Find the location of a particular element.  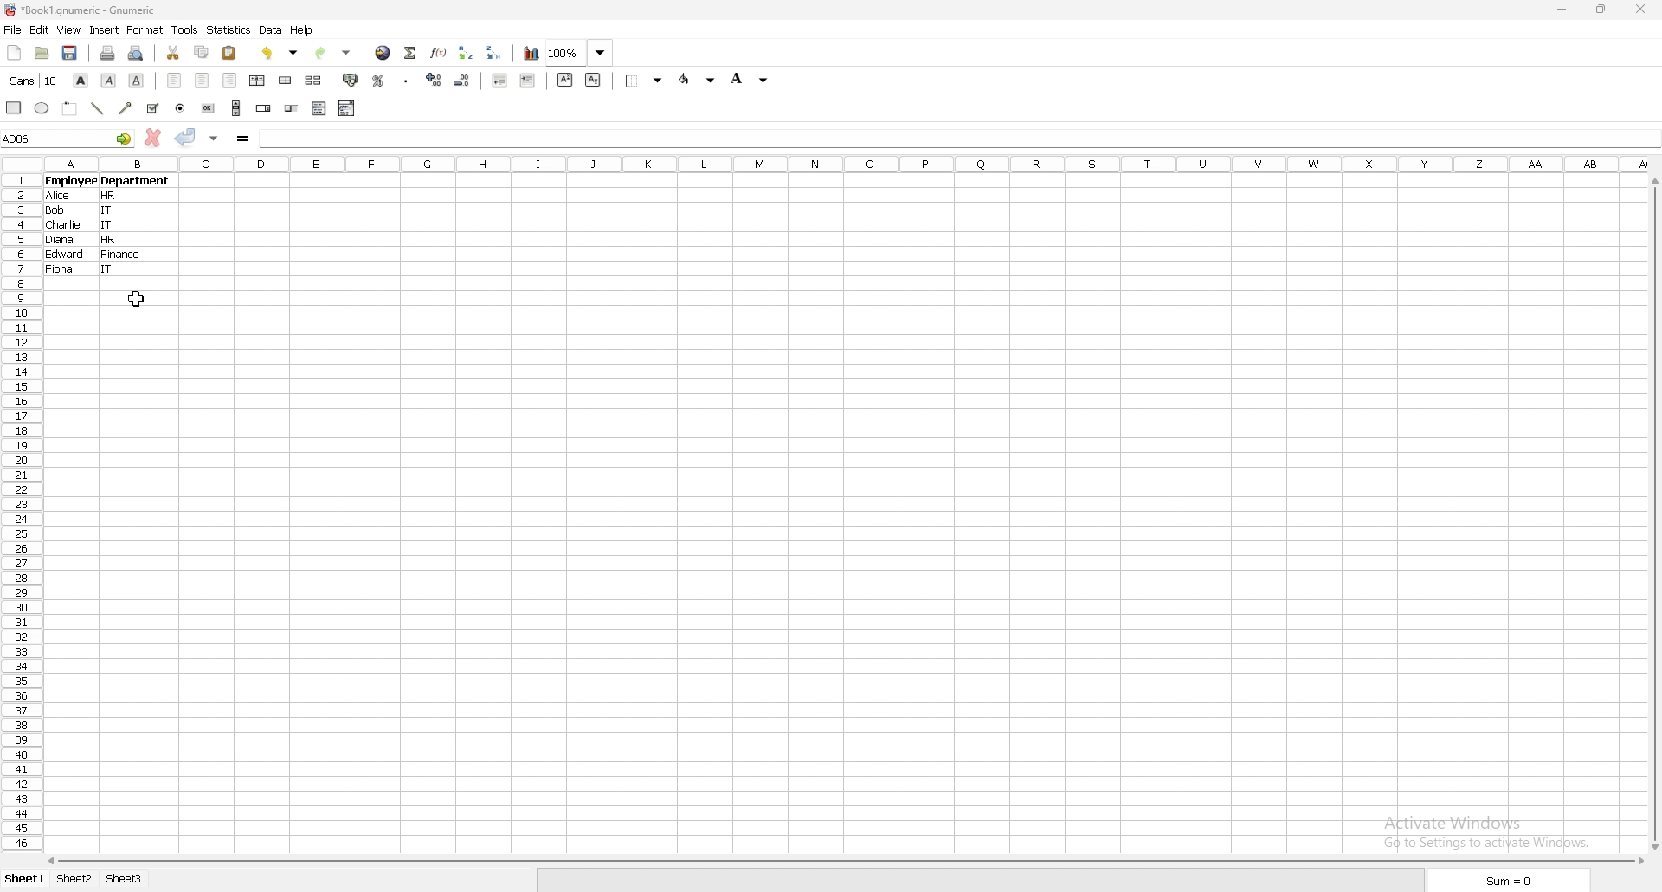

spin button is located at coordinates (262, 108).